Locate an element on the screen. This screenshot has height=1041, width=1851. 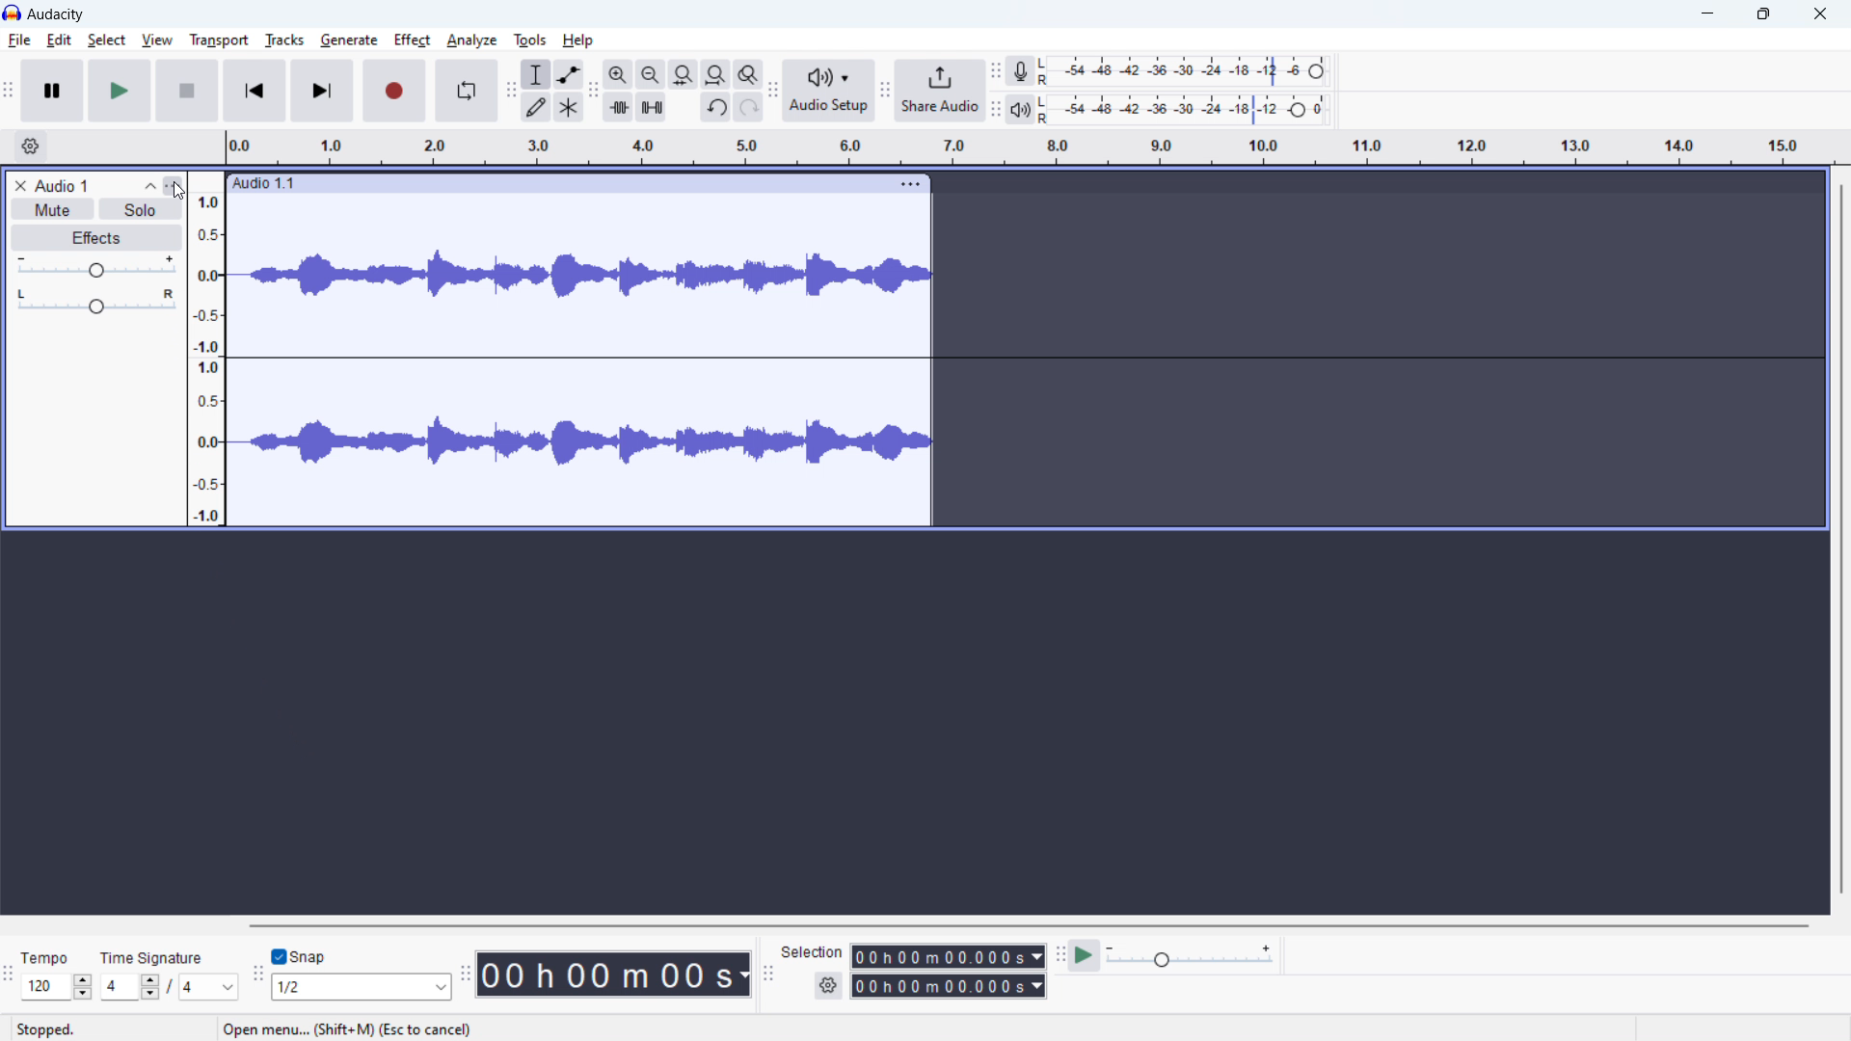
play at speed is located at coordinates (1086, 956).